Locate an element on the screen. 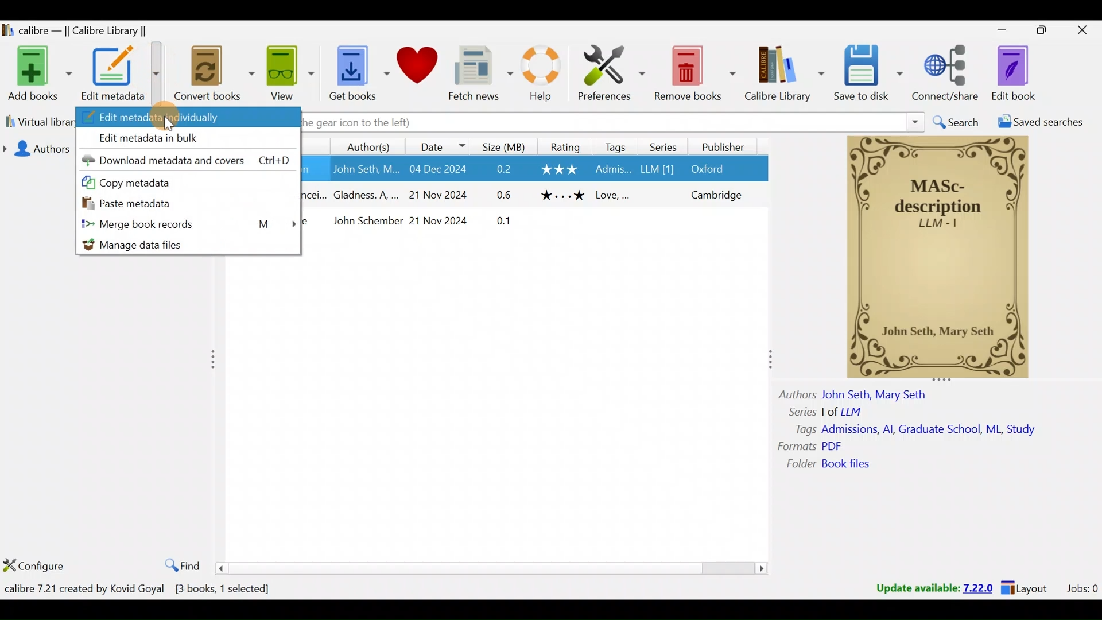  Manage data files is located at coordinates (184, 242).